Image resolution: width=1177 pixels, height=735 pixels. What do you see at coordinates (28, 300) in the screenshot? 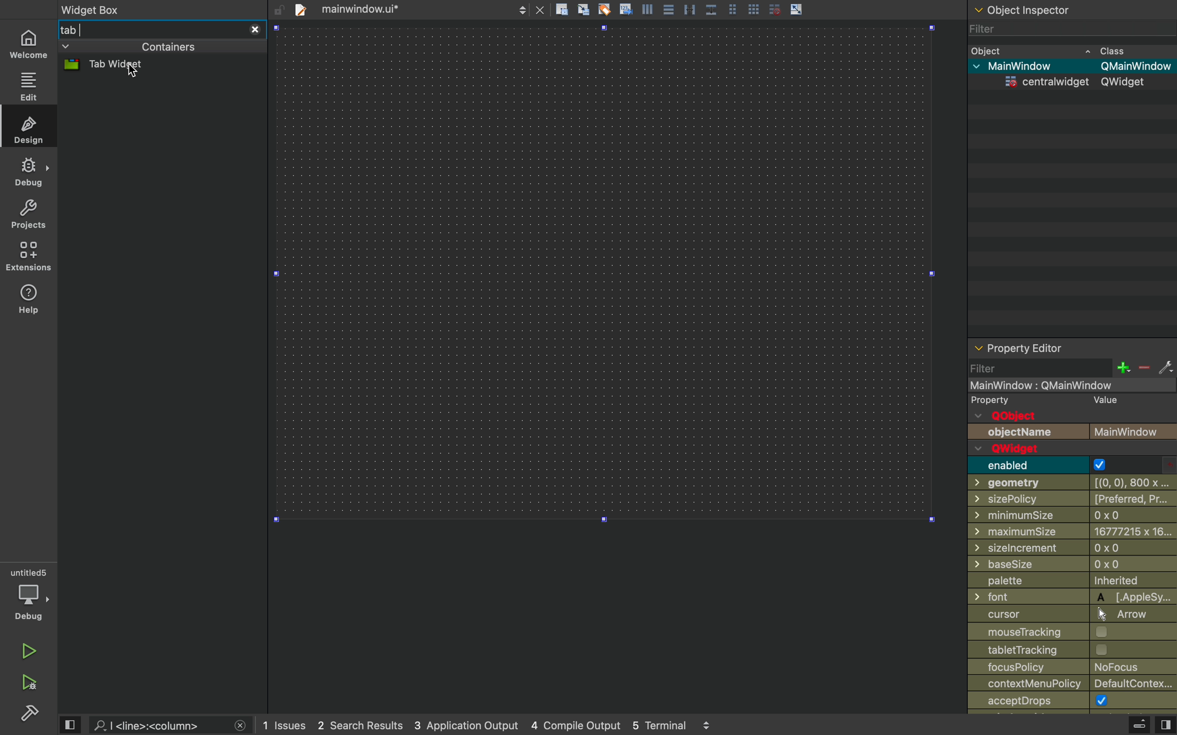
I see `help` at bounding box center [28, 300].